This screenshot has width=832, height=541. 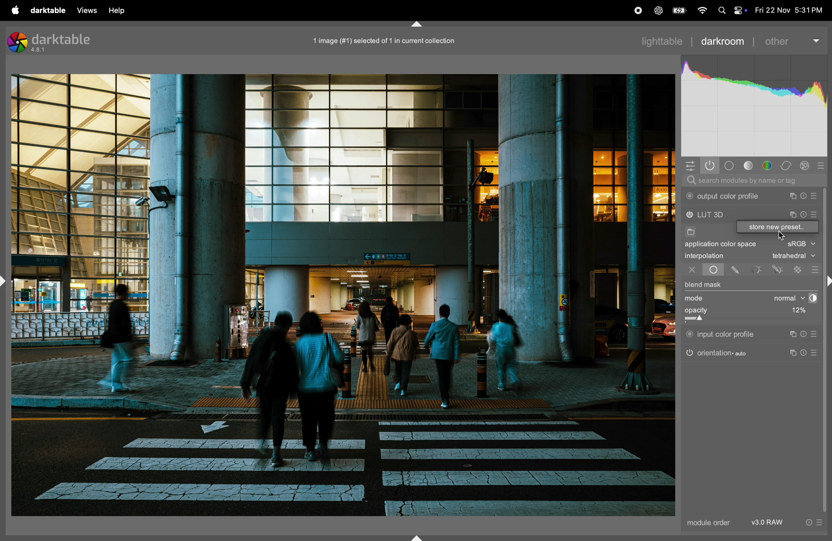 I want to click on raster mask, so click(x=798, y=269).